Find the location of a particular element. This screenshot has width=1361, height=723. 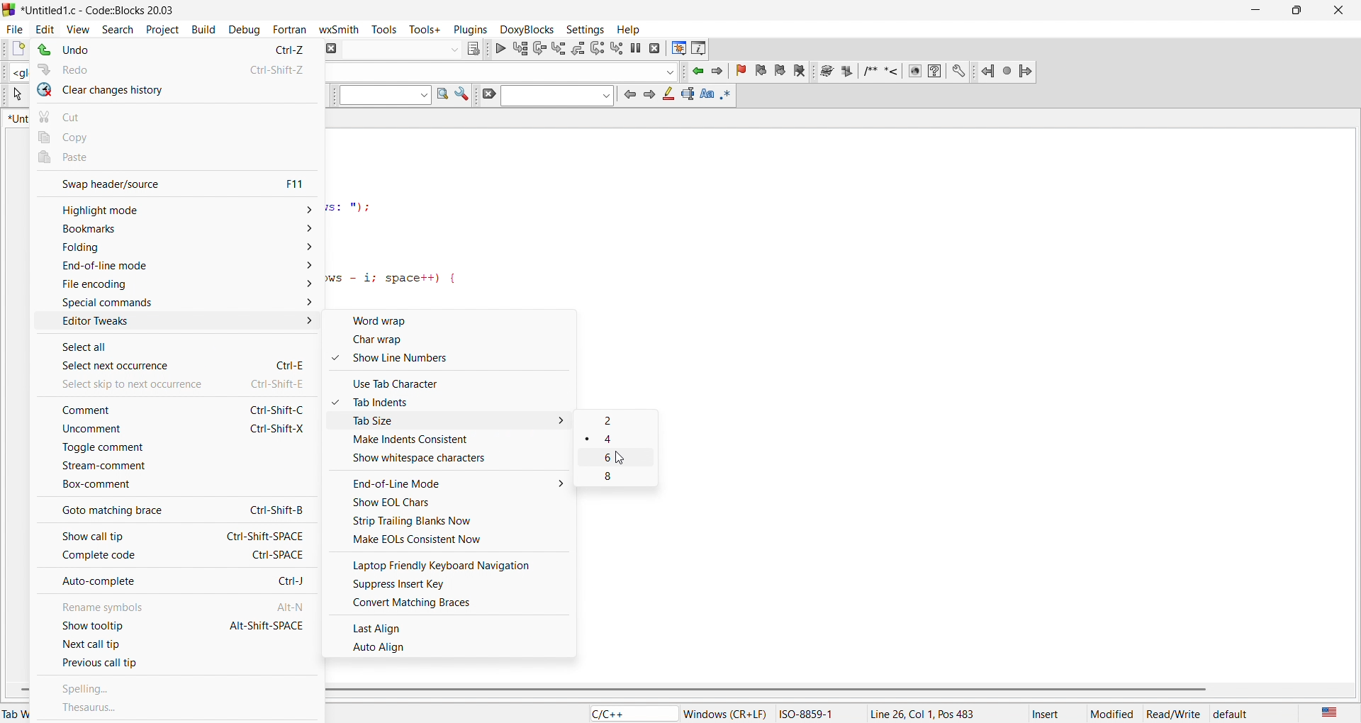

make eol consistent now is located at coordinates (453, 540).